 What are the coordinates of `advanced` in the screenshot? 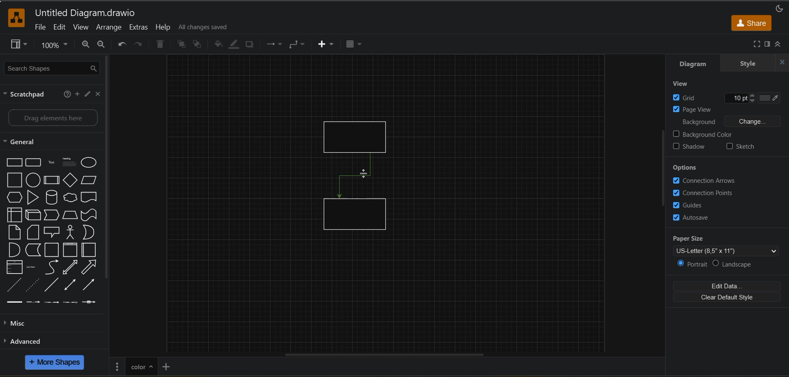 It's located at (35, 341).